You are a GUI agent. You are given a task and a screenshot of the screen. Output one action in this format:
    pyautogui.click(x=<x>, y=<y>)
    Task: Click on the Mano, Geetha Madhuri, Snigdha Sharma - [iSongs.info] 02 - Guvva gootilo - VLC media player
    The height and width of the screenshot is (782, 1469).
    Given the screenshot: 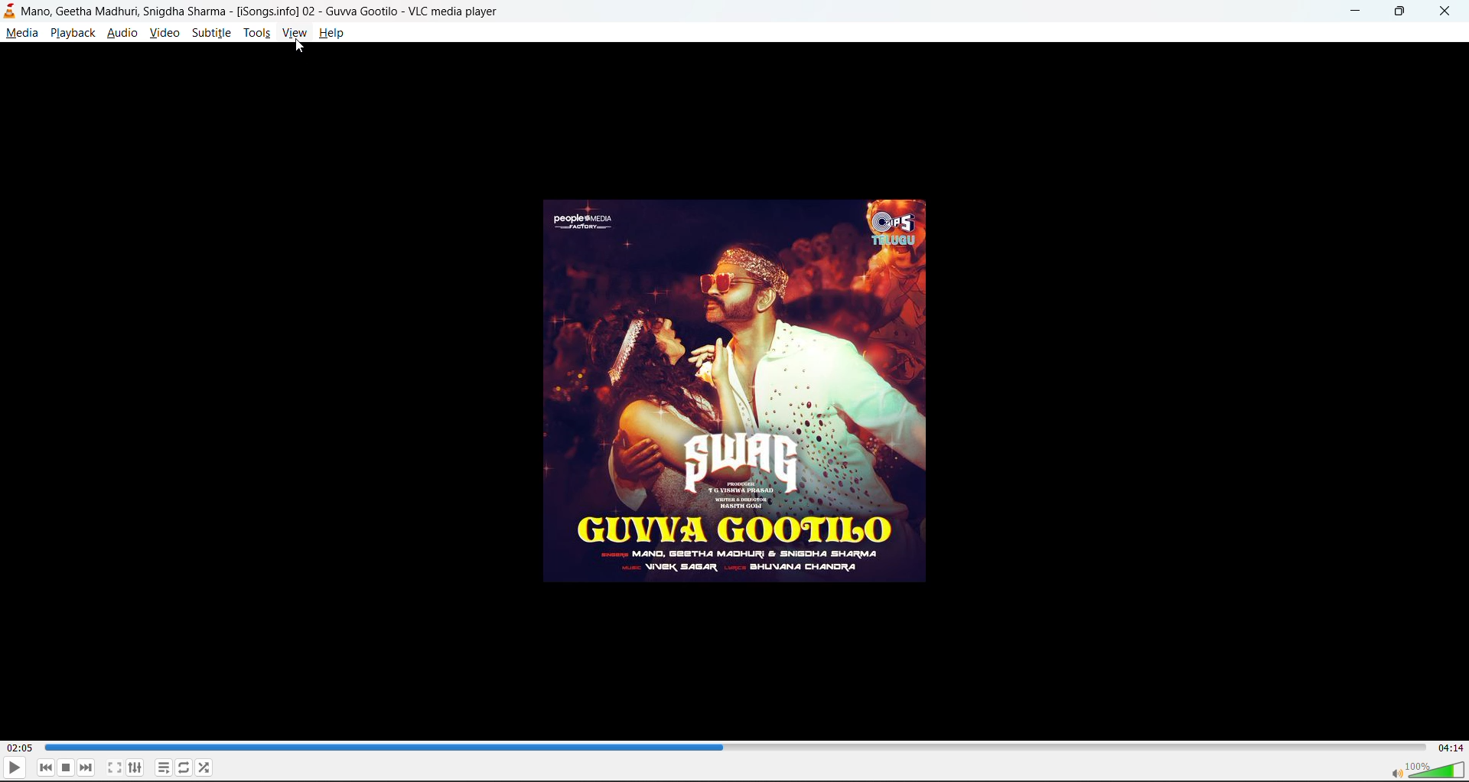 What is the action you would take?
    pyautogui.click(x=308, y=11)
    